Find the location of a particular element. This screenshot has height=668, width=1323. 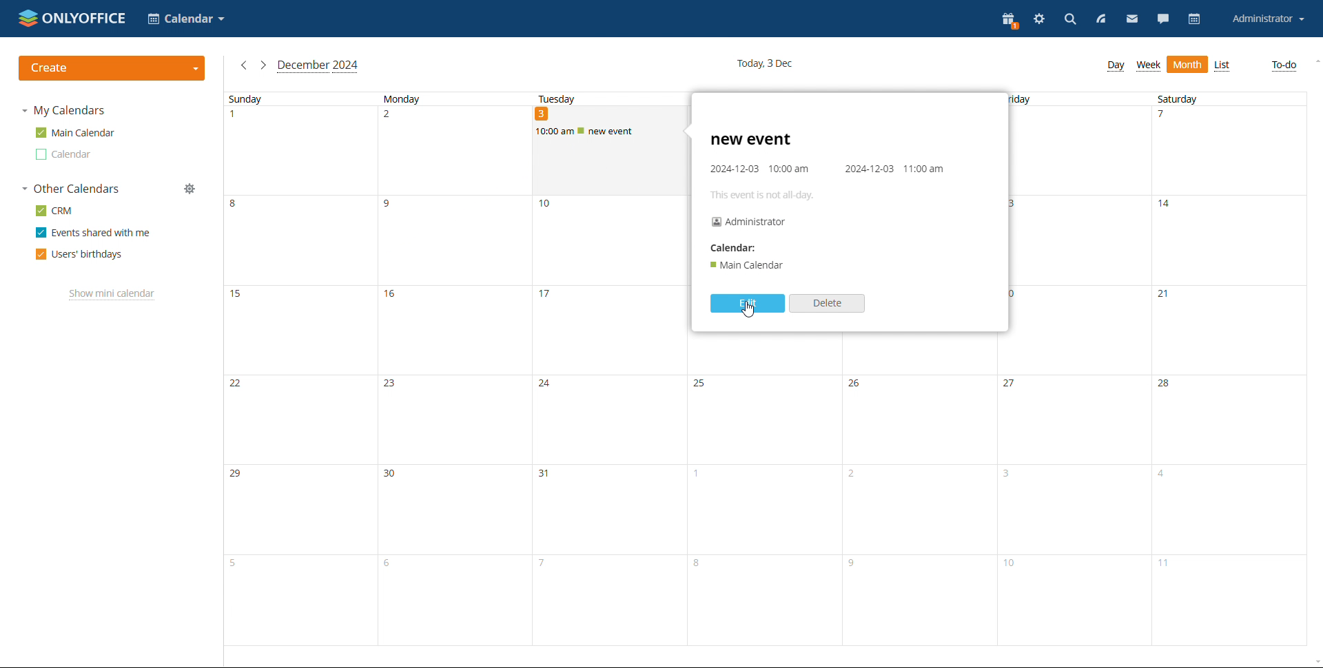

other calendars is located at coordinates (72, 188).